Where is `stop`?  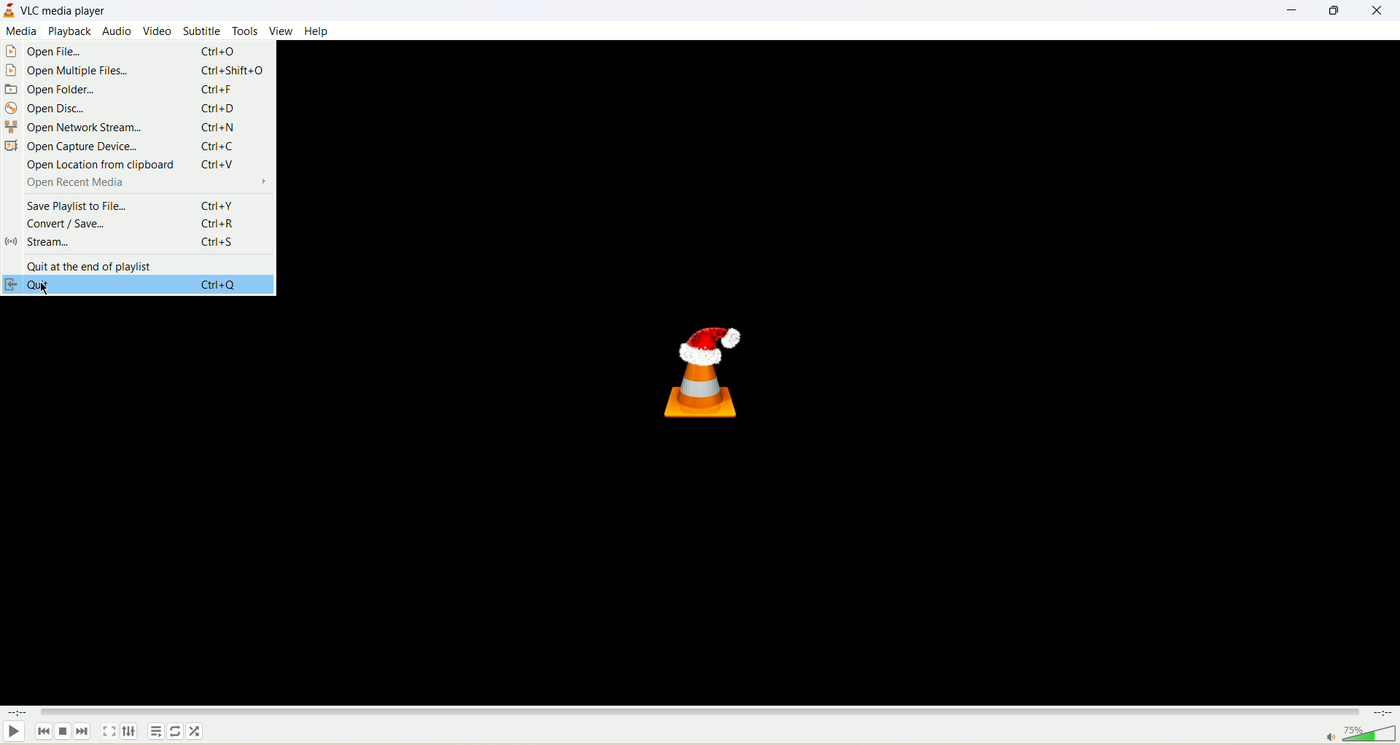 stop is located at coordinates (64, 733).